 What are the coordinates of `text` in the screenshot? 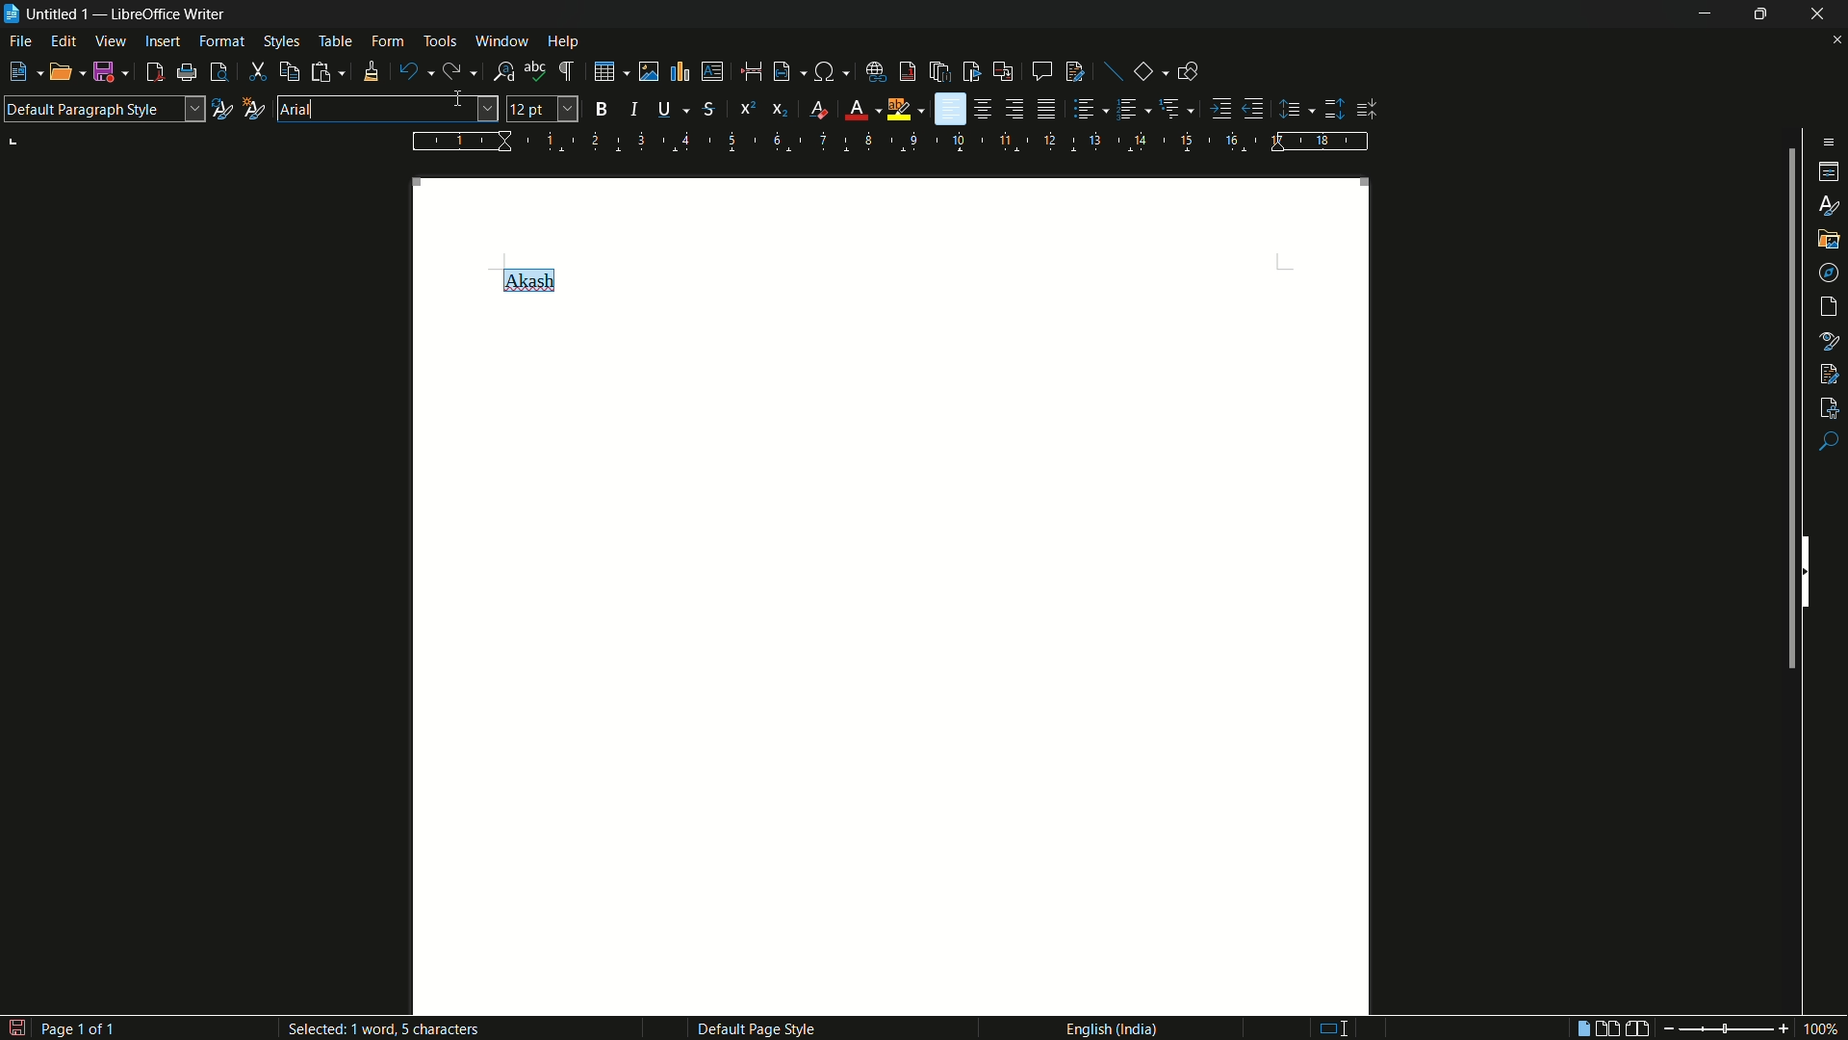 It's located at (526, 278).